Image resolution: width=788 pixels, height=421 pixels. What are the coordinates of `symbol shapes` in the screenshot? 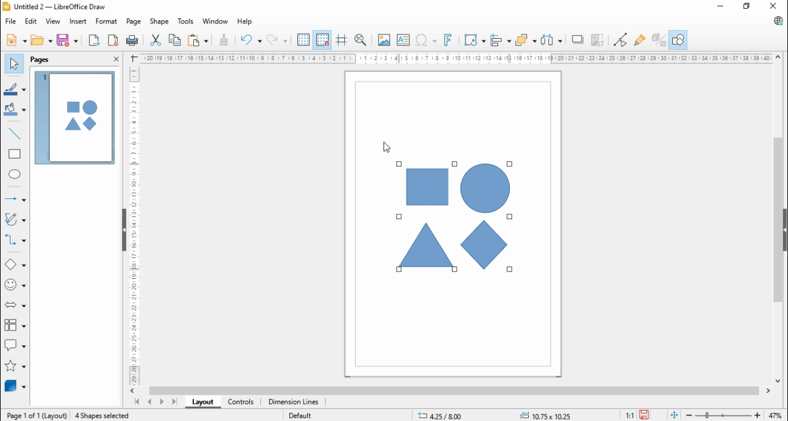 It's located at (17, 284).